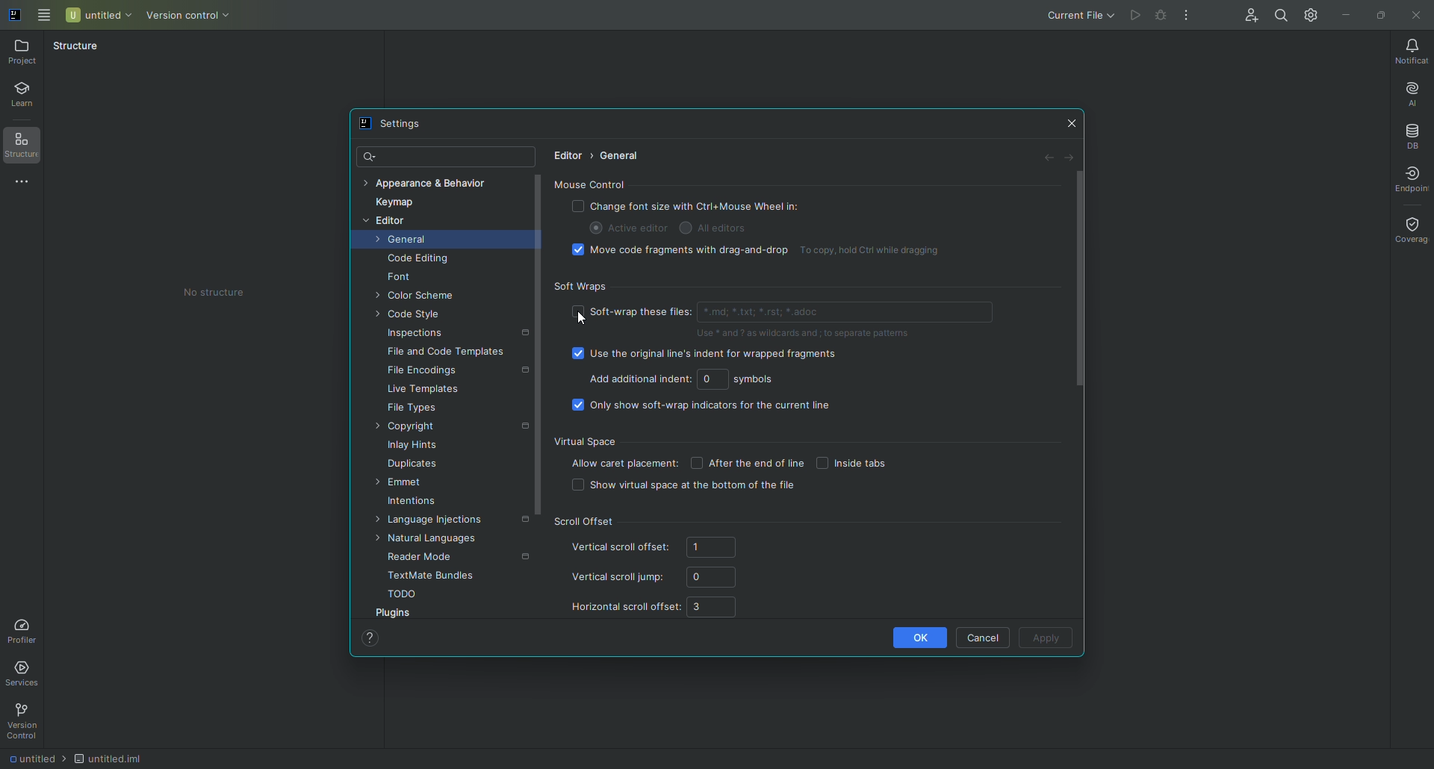 The width and height of the screenshot is (1434, 769). What do you see at coordinates (583, 323) in the screenshot?
I see `Pointer` at bounding box center [583, 323].